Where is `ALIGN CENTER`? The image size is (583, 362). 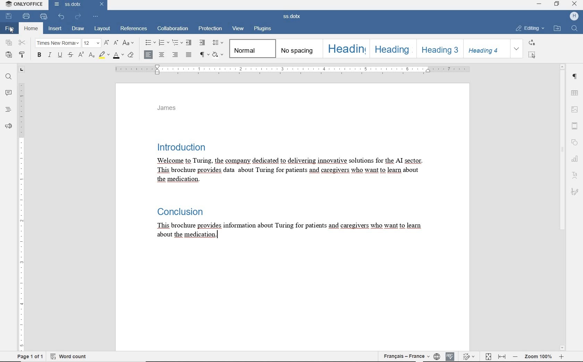
ALIGN CENTER is located at coordinates (161, 55).